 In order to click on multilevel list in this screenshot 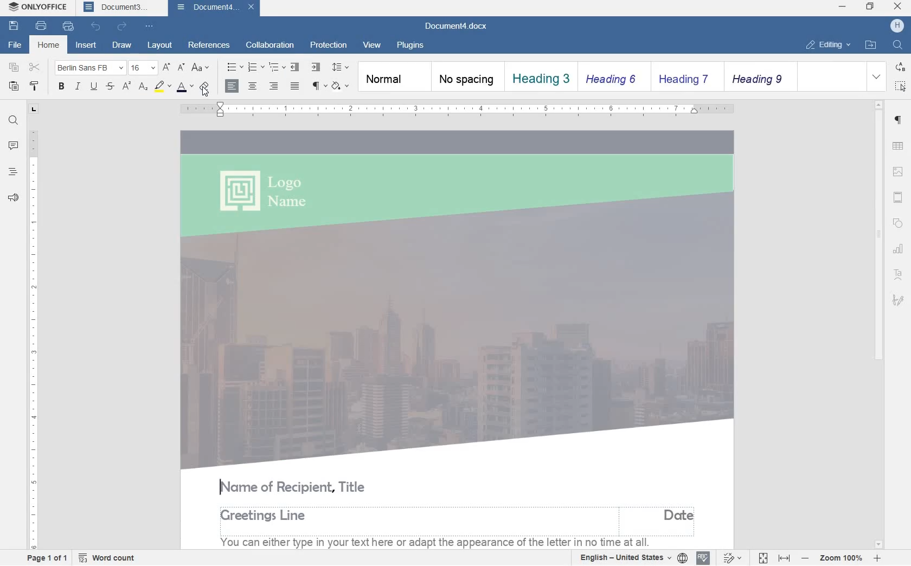, I will do `click(275, 67)`.